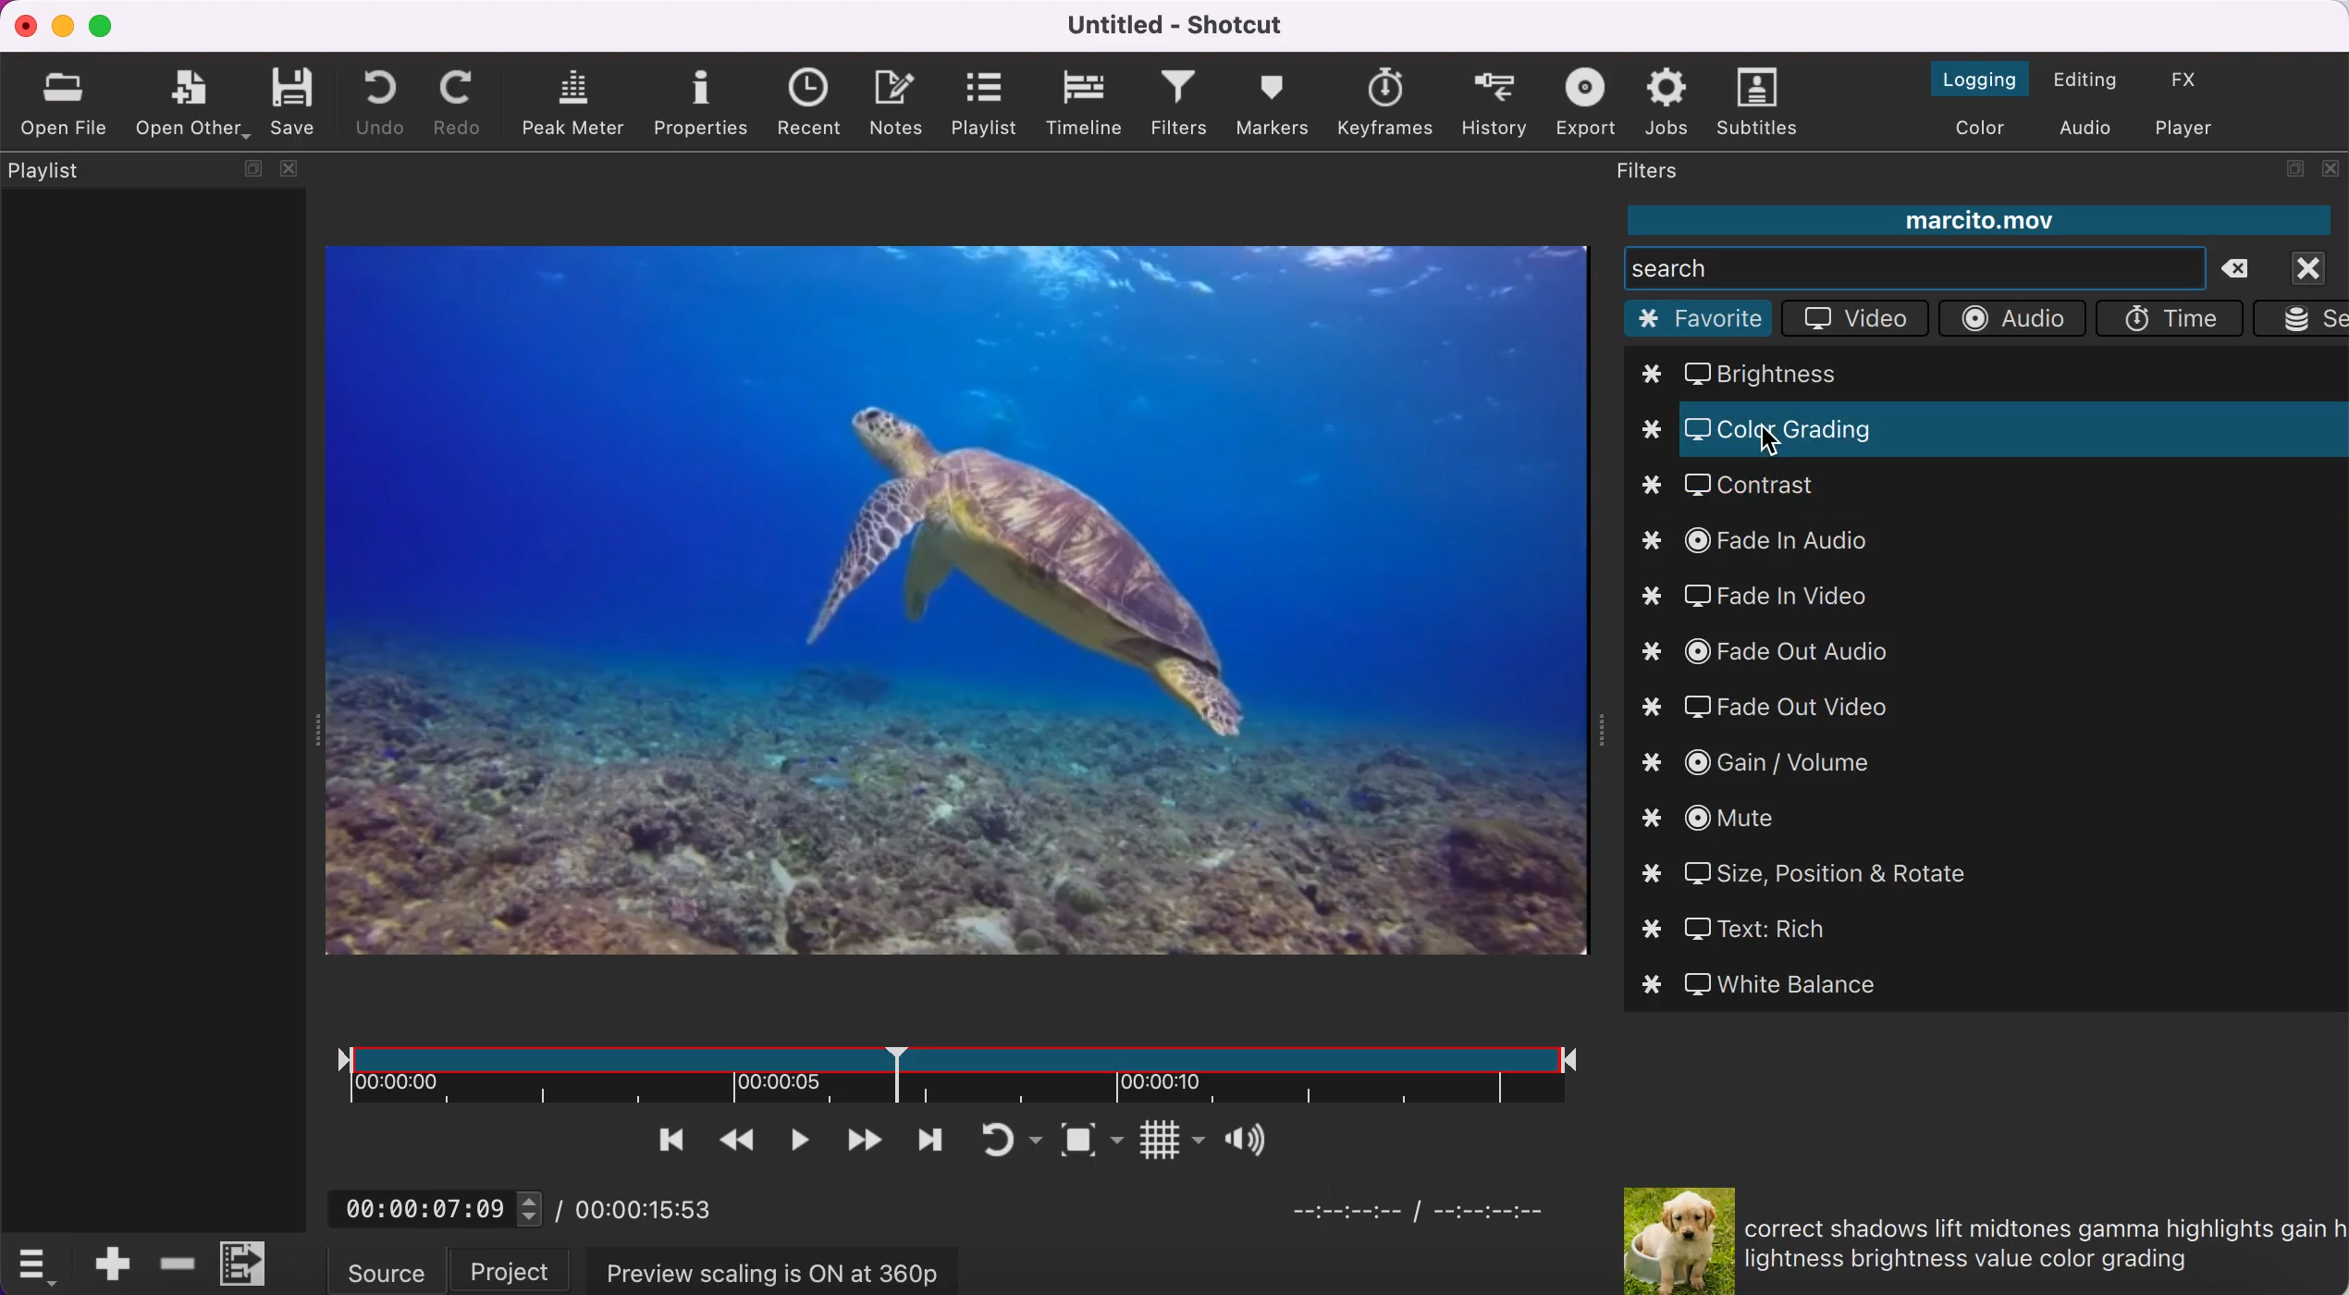 This screenshot has height=1295, width=2349. I want to click on correct shadows lift midtones gamma highlights gain t
lightness brightness value color grading, so click(2040, 1243).